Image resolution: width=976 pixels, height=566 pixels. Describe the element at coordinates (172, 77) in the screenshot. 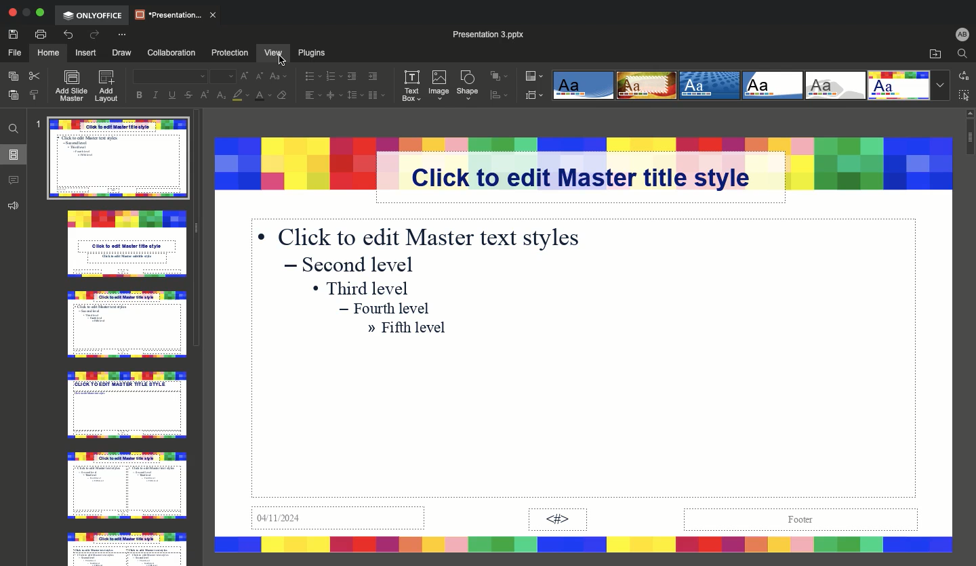

I see `Font type` at that location.